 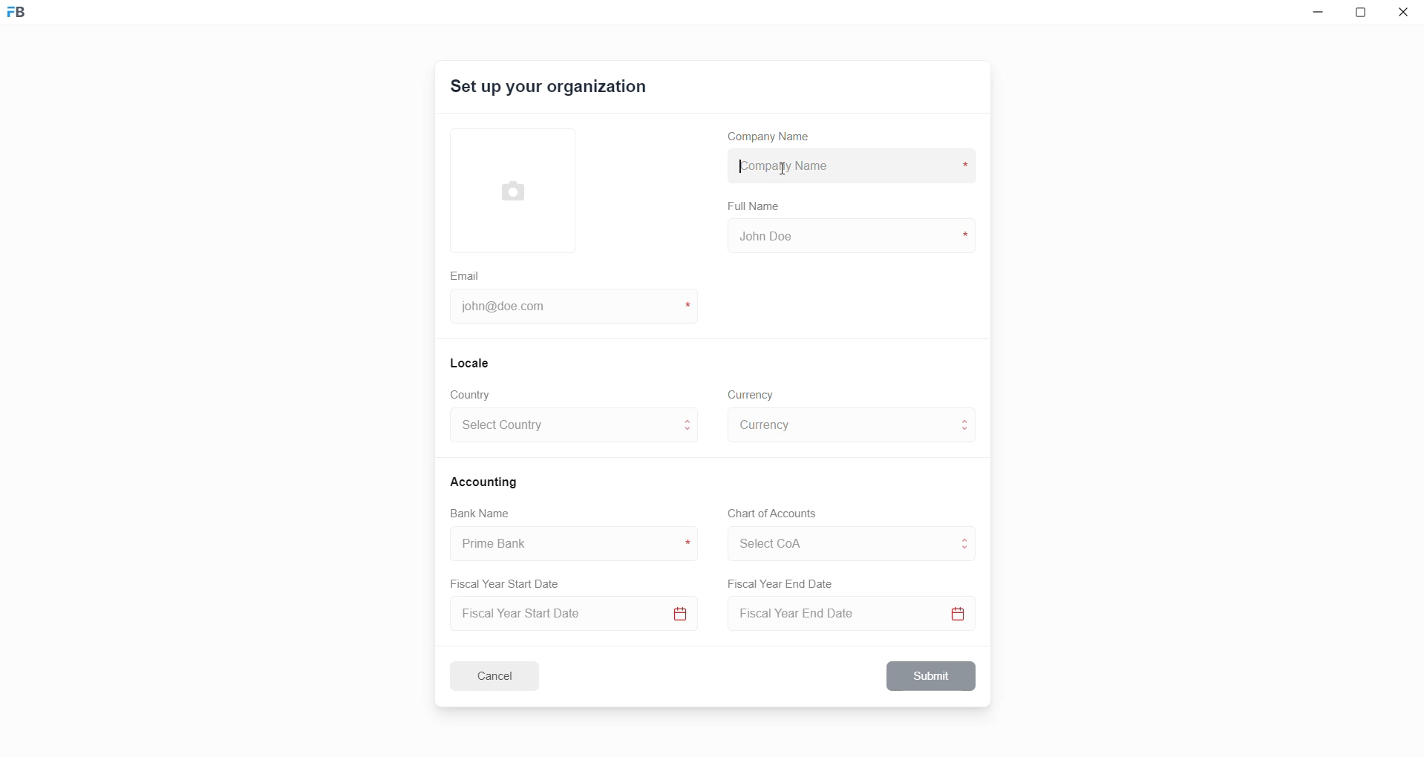 I want to click on Fiscal Year End Date, so click(x=782, y=584).